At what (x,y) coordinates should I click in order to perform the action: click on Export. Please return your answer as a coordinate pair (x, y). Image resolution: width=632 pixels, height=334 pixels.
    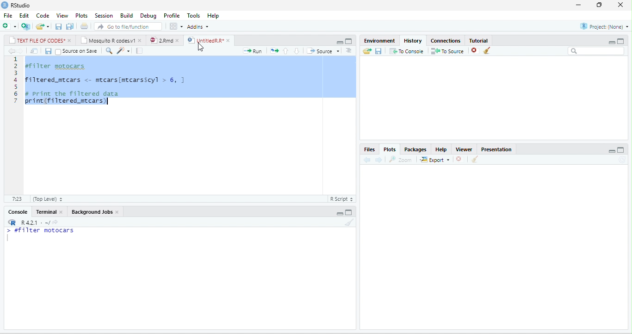
    Looking at the image, I should click on (434, 160).